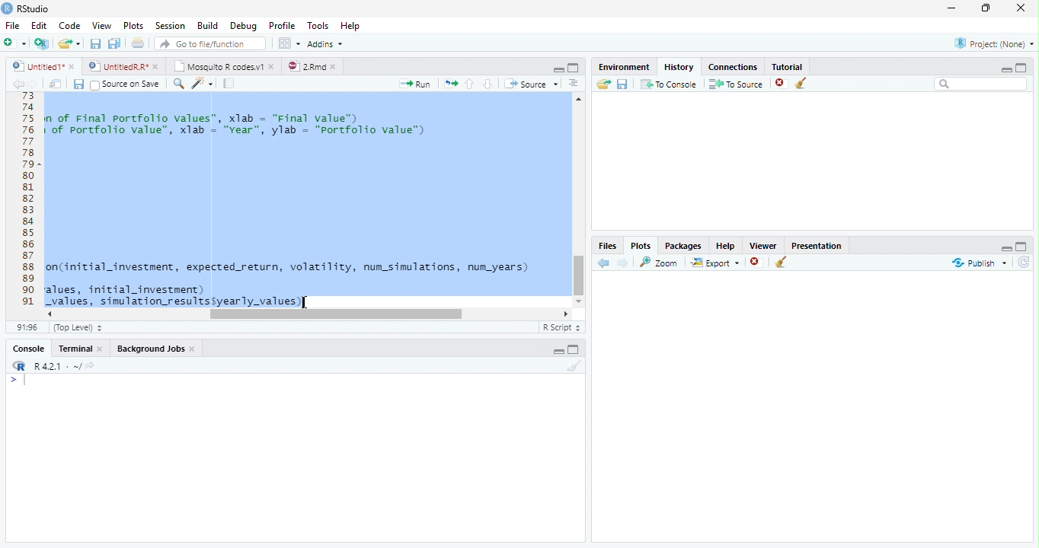 The width and height of the screenshot is (1039, 548). I want to click on Go to previous plot, so click(604, 263).